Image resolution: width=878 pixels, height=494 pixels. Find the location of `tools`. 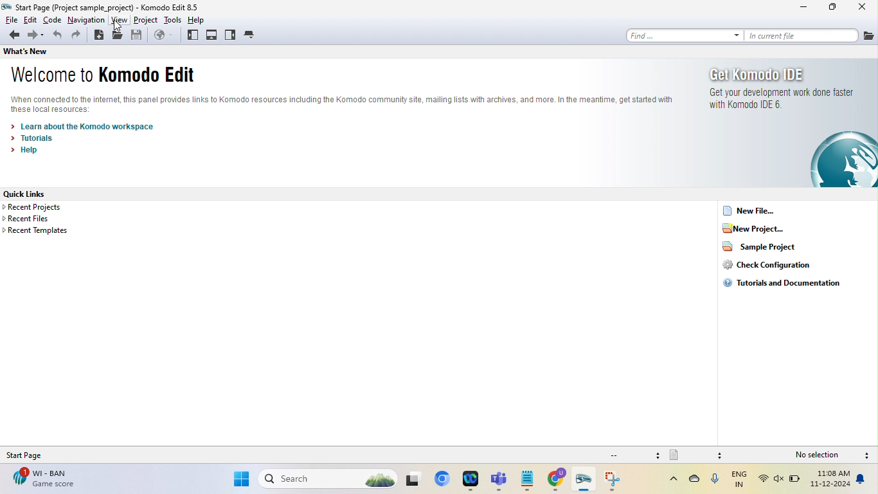

tools is located at coordinates (173, 20).